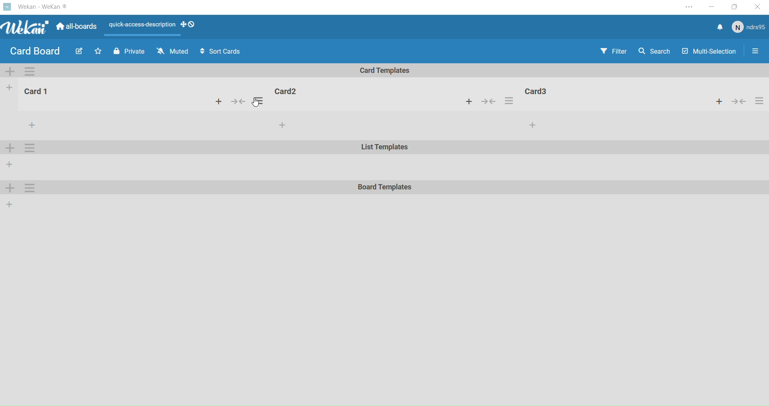 This screenshot has width=769, height=406. Describe the element at coordinates (471, 101) in the screenshot. I see `add` at that location.